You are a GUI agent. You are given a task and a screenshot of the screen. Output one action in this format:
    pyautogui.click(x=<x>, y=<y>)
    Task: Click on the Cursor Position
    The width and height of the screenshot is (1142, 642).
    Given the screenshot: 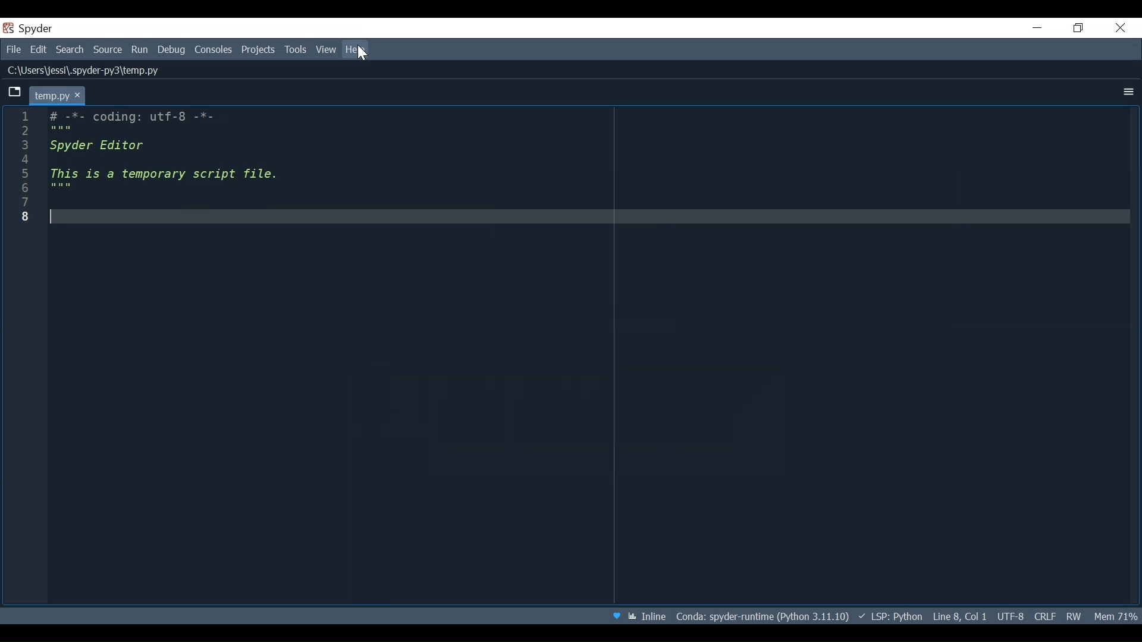 What is the action you would take?
    pyautogui.click(x=959, y=618)
    